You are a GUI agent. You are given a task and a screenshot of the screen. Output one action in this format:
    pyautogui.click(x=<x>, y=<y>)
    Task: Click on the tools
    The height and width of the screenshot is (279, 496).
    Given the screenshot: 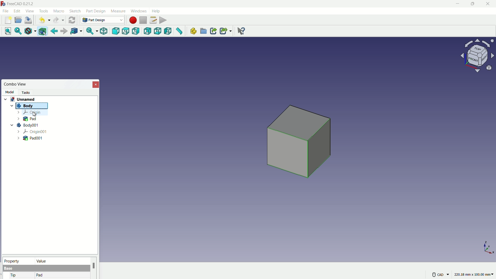 What is the action you would take?
    pyautogui.click(x=44, y=11)
    